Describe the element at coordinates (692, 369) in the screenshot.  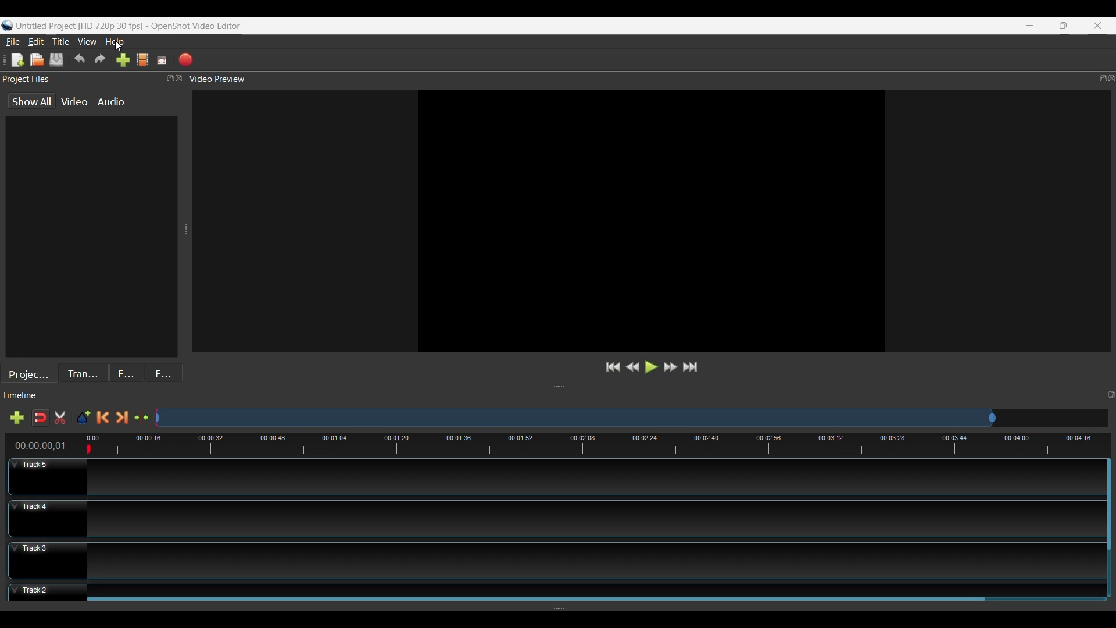
I see `Jump to End` at that location.